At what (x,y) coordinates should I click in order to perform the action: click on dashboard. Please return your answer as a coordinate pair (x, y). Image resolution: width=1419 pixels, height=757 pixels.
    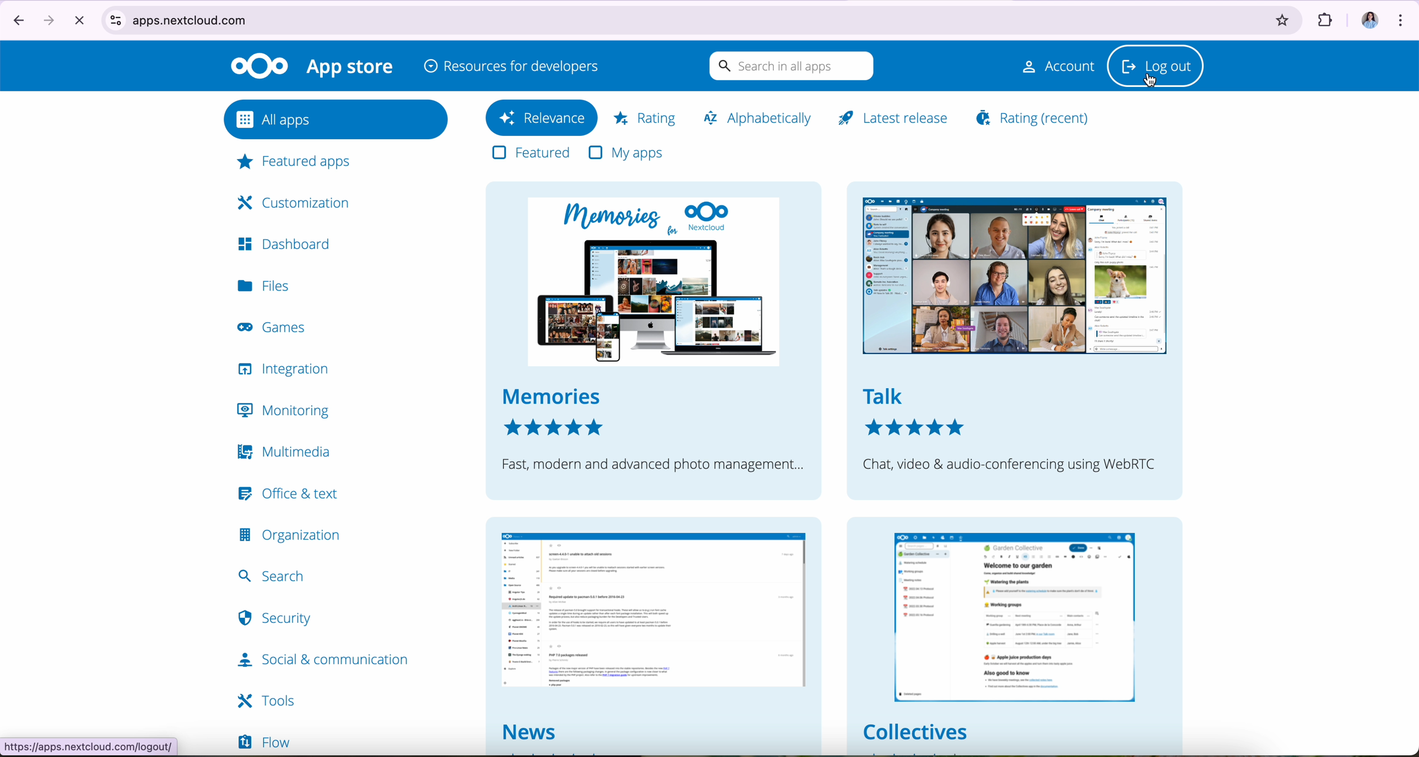
    Looking at the image, I should click on (282, 245).